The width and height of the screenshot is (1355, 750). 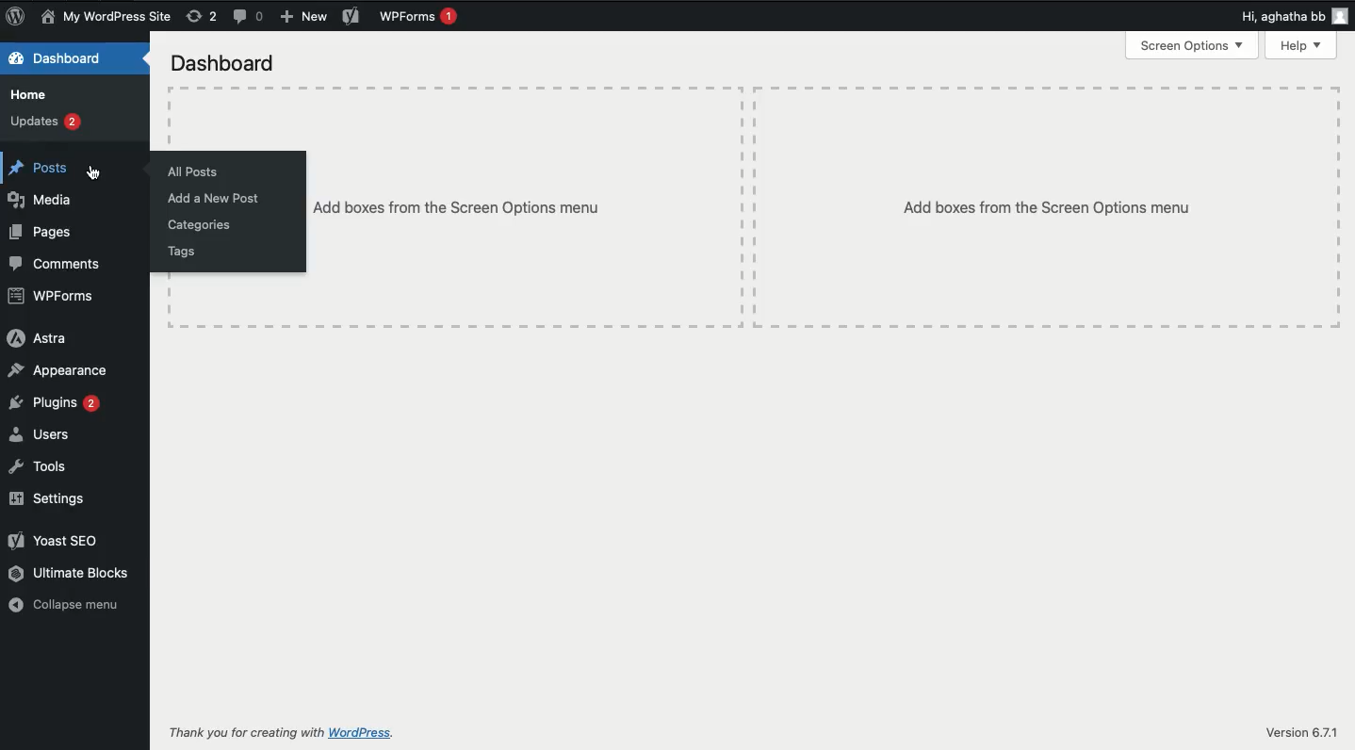 What do you see at coordinates (362, 733) in the screenshot?
I see `wordpress` at bounding box center [362, 733].